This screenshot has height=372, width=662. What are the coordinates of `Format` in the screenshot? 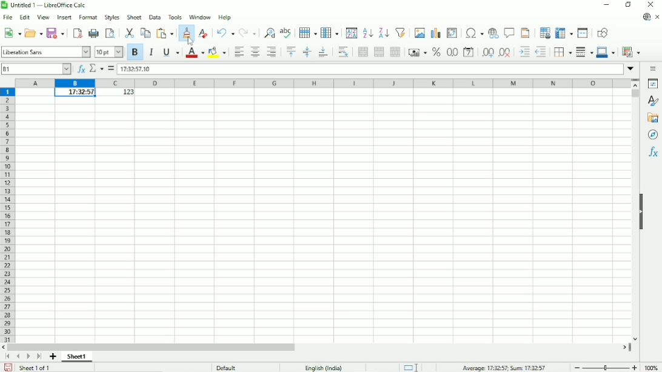 It's located at (87, 18).